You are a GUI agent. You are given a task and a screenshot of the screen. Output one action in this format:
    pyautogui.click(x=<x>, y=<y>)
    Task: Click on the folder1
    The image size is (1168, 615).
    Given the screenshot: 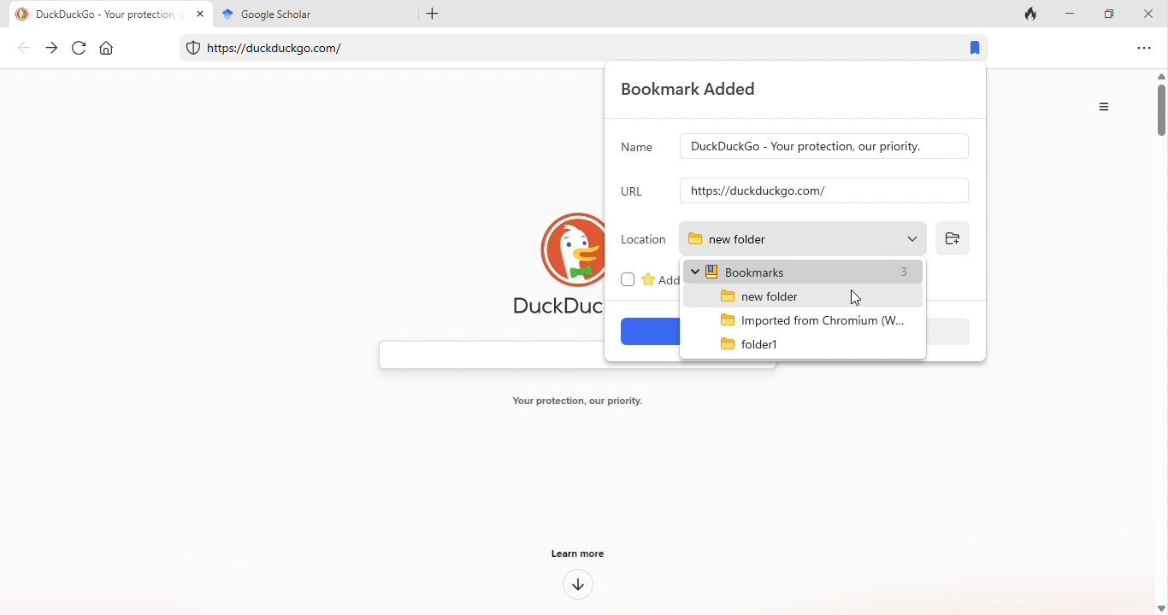 What is the action you would take?
    pyautogui.click(x=758, y=345)
    